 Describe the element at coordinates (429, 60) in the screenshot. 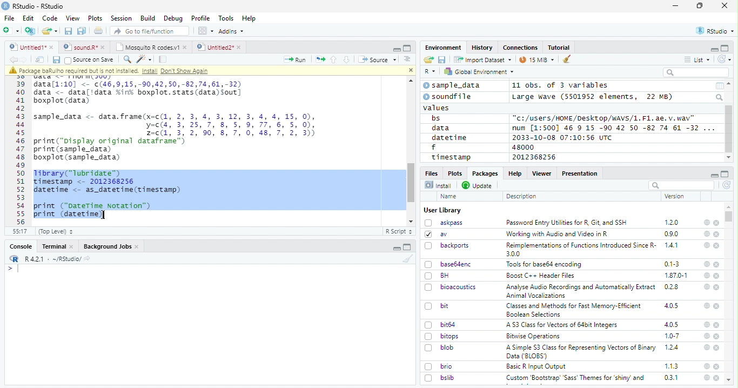

I see `Load workspace` at that location.